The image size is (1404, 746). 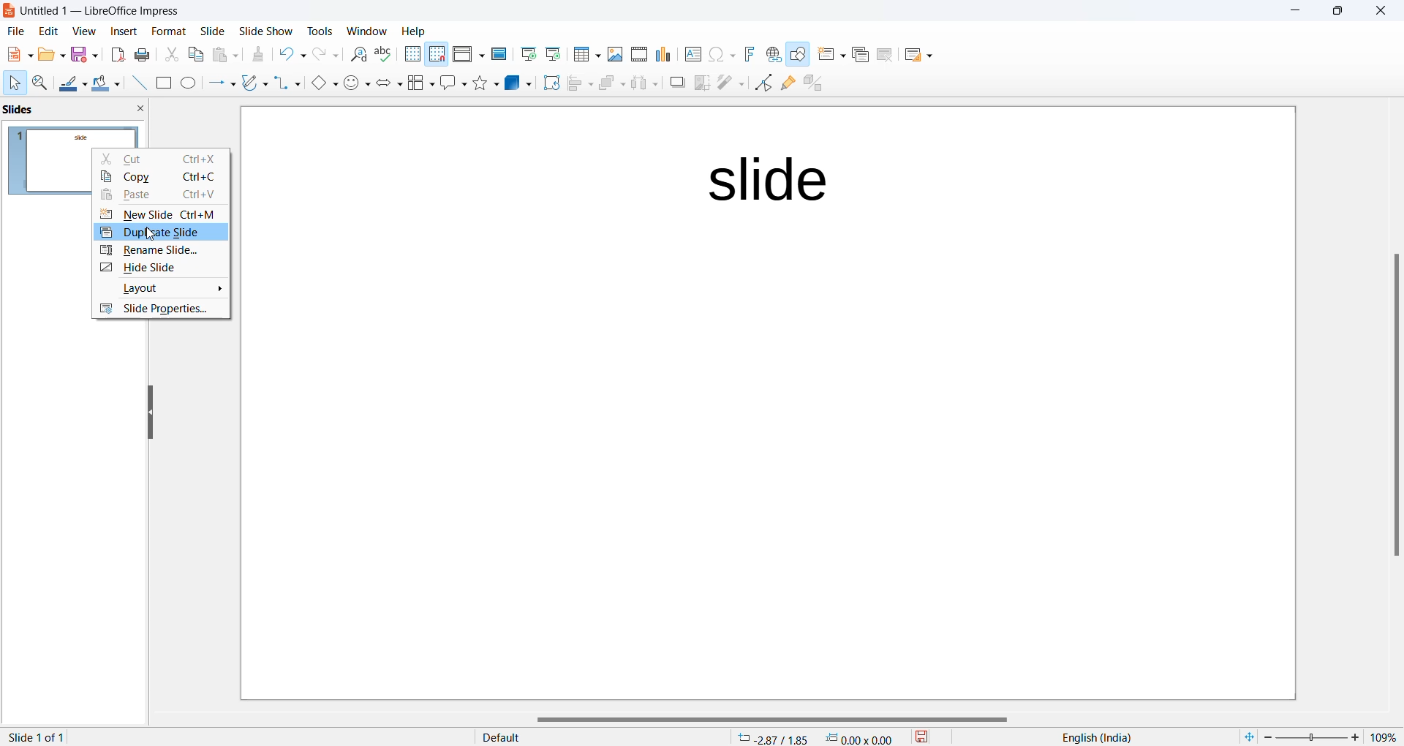 I want to click on Duplicate slide, so click(x=858, y=57).